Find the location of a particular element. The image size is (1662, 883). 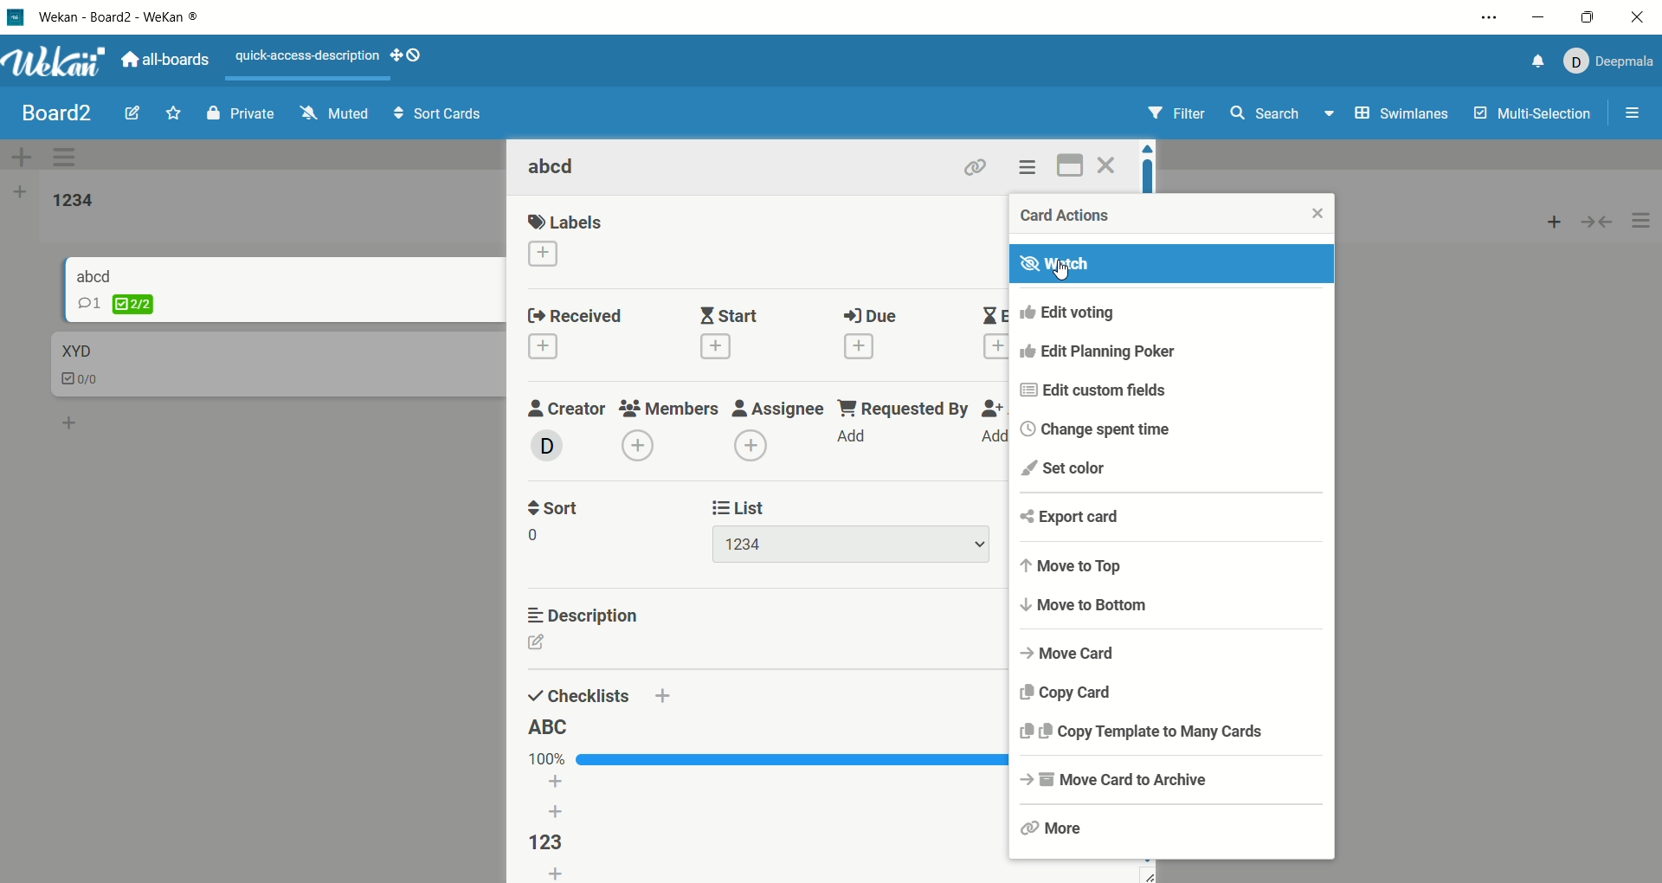

card title is located at coordinates (76, 350).